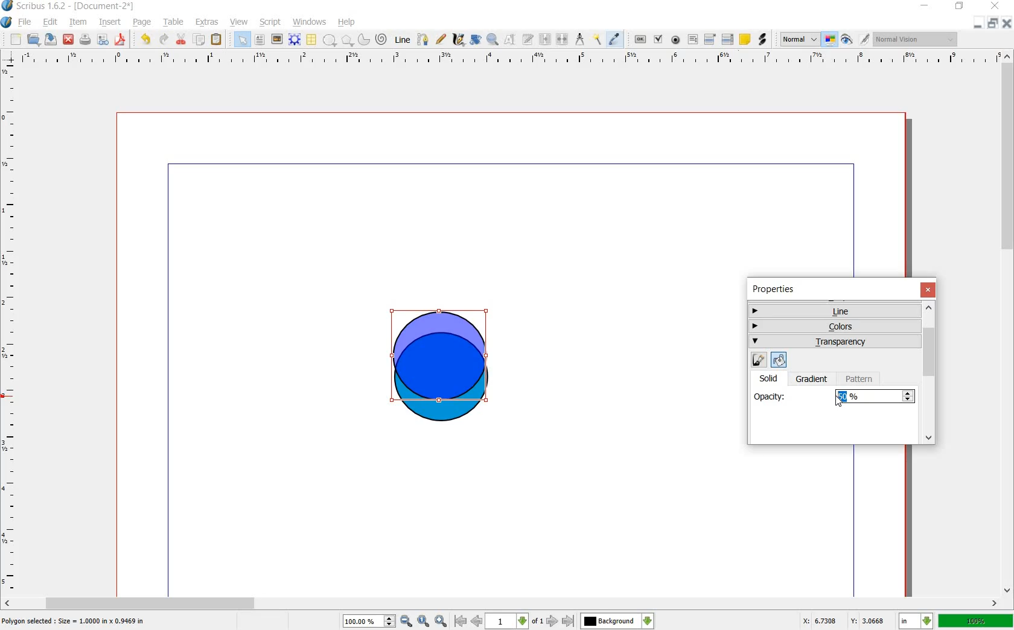  Describe the element at coordinates (509, 39) in the screenshot. I see `edit contents of frame` at that location.